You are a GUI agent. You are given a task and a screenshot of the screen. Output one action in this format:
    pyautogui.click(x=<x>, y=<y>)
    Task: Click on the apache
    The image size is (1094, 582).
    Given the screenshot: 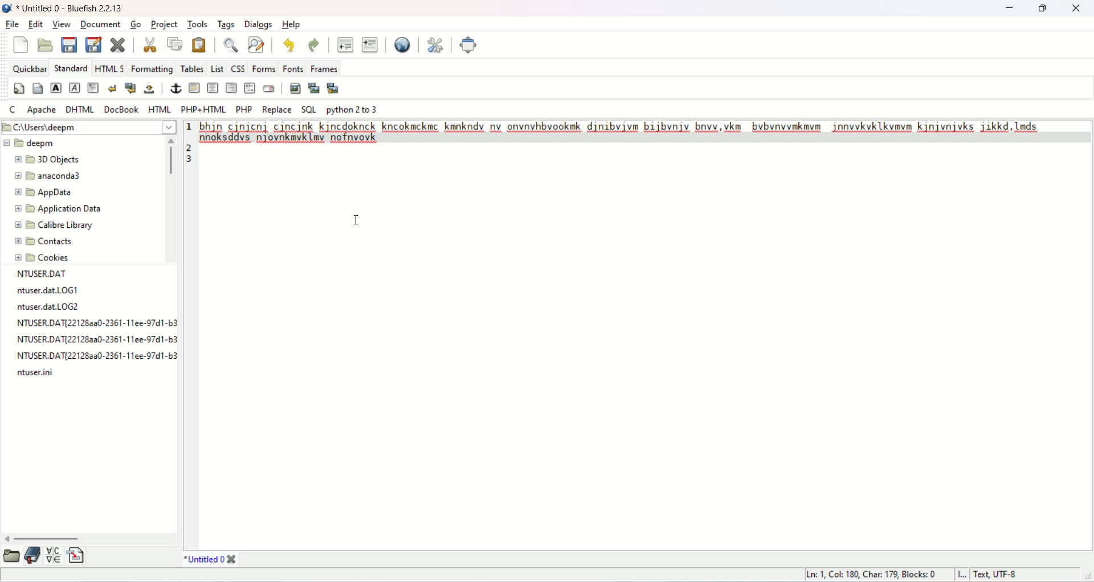 What is the action you would take?
    pyautogui.click(x=43, y=110)
    